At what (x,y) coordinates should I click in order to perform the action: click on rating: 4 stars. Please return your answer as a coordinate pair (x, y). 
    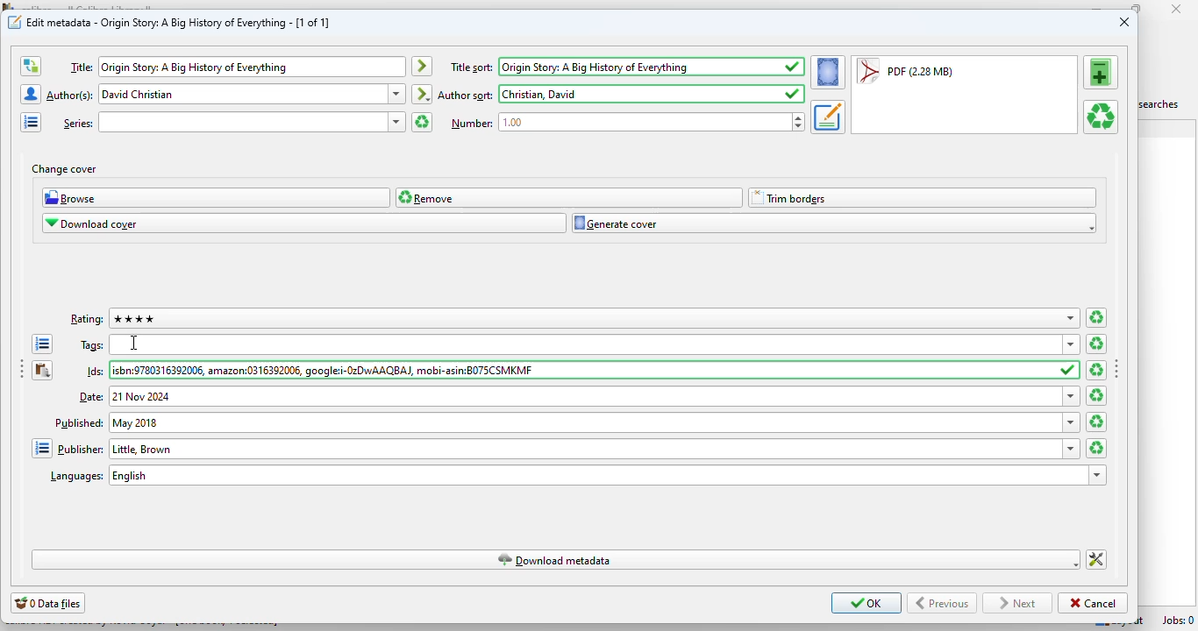
    Looking at the image, I should click on (583, 318).